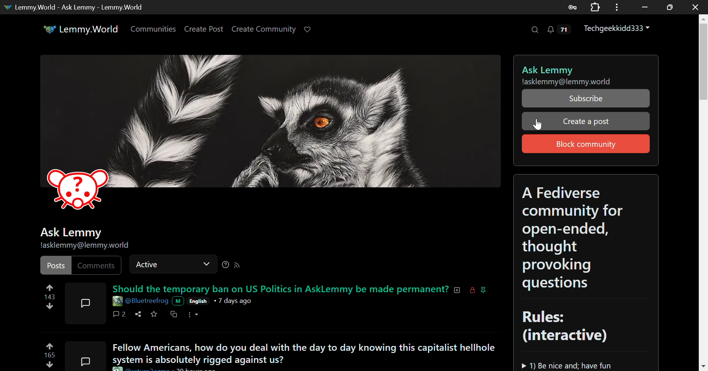  I want to click on Rigged Capitalist System Post, so click(301, 352).